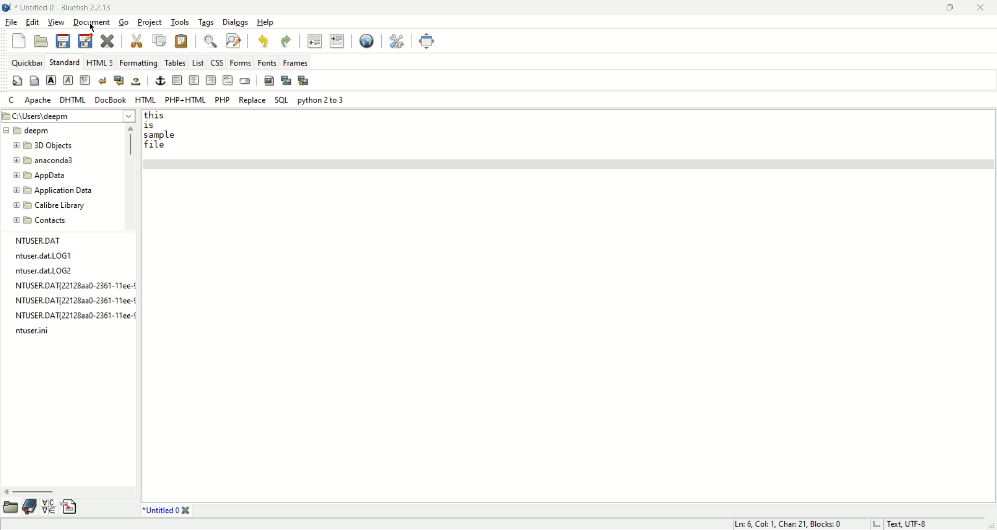 The height and width of the screenshot is (530, 997). I want to click on calibre, so click(51, 205).